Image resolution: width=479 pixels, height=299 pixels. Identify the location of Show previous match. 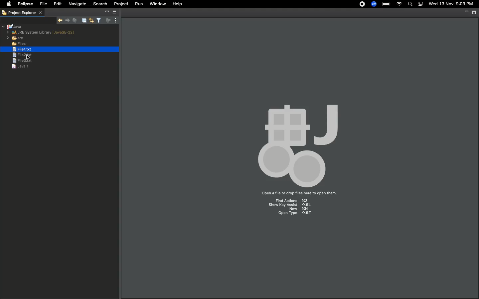
(68, 20).